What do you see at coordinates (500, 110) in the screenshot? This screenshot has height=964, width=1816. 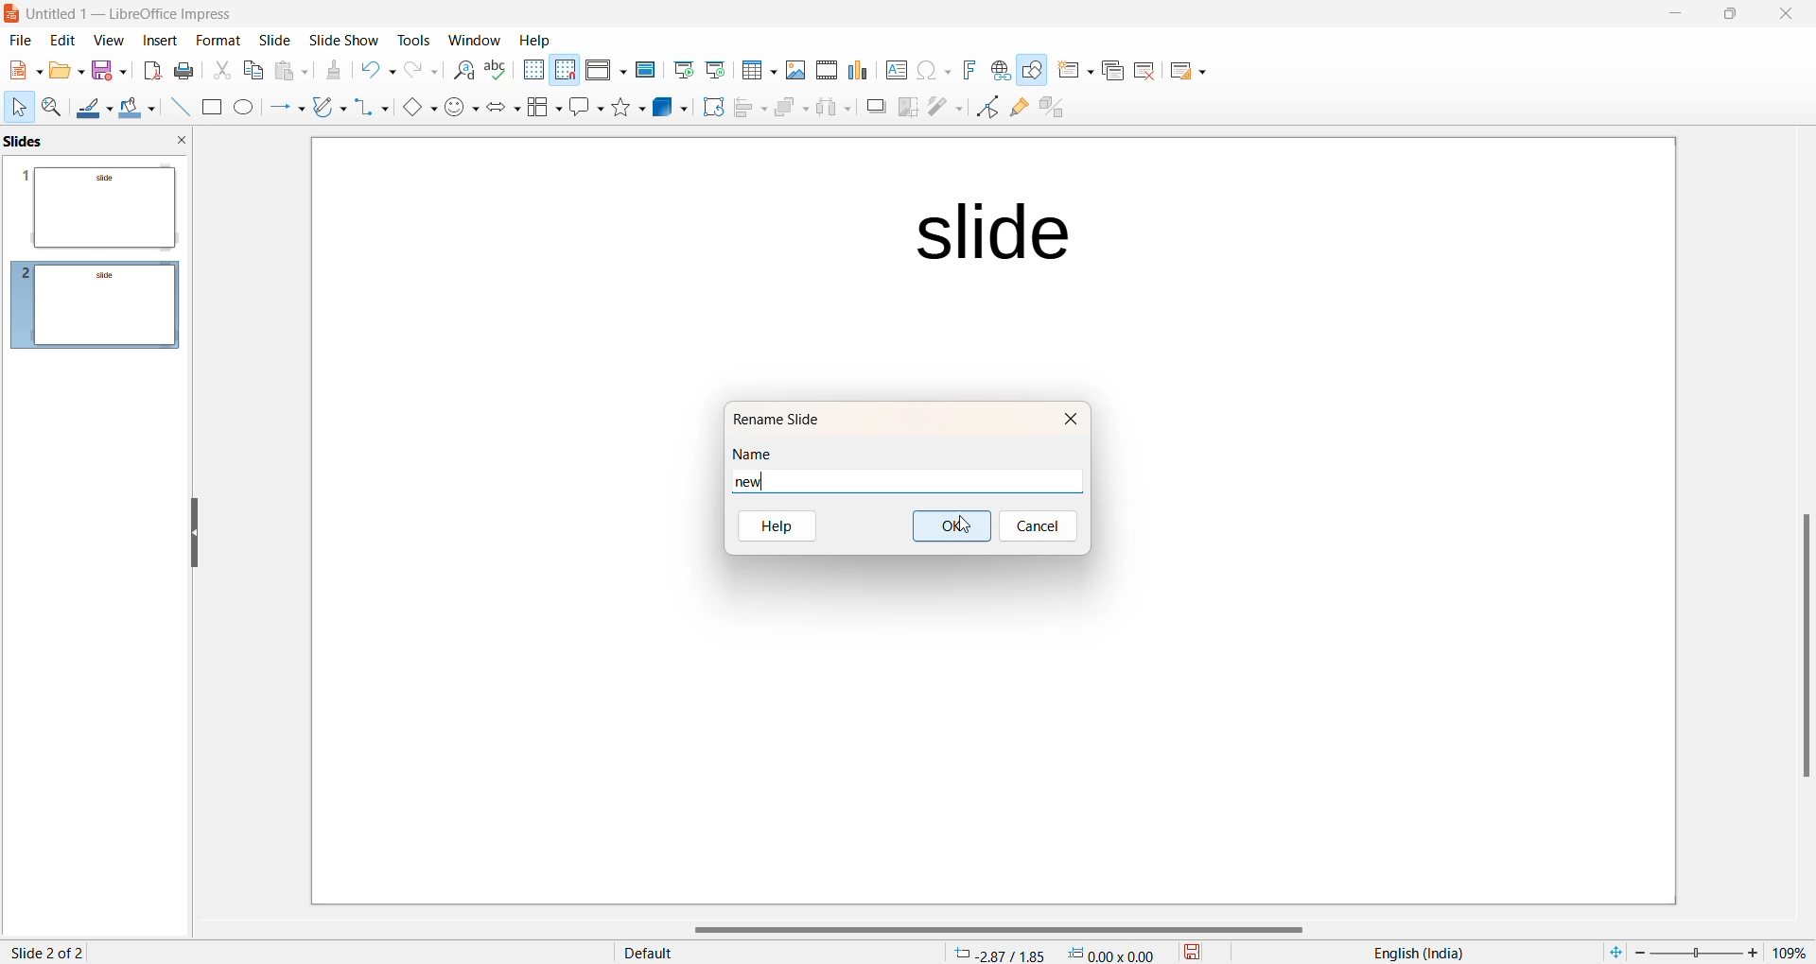 I see `Block arrows` at bounding box center [500, 110].